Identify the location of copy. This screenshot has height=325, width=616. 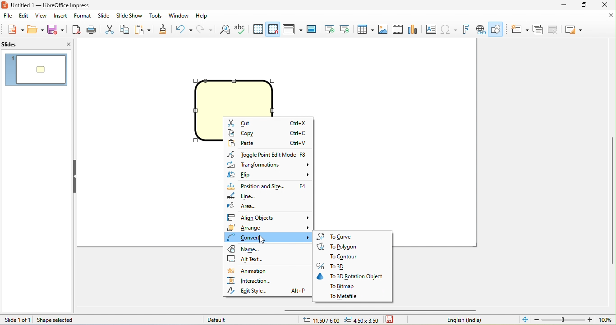
(124, 29).